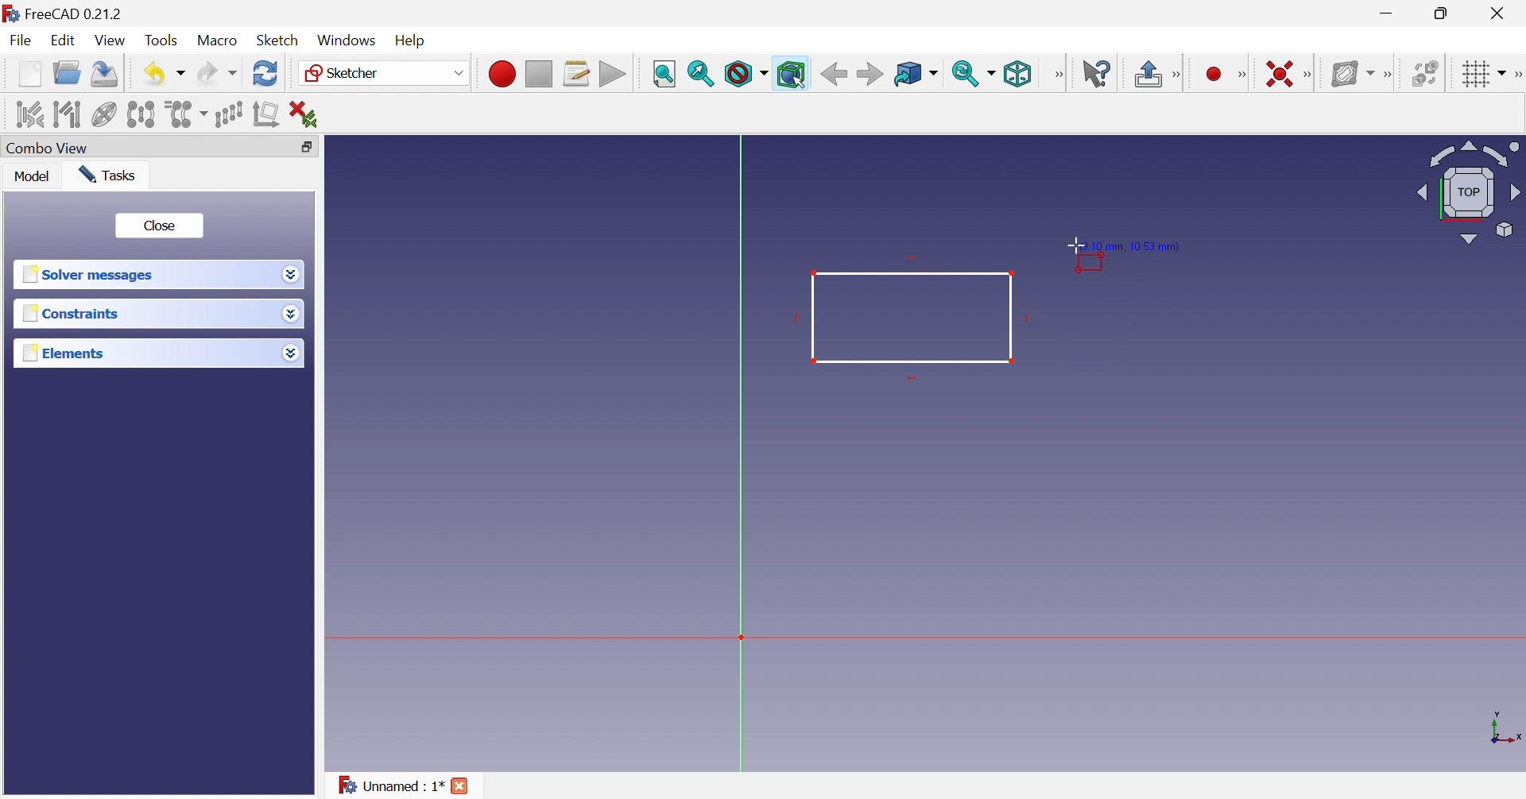  I want to click on Model, so click(32, 176).